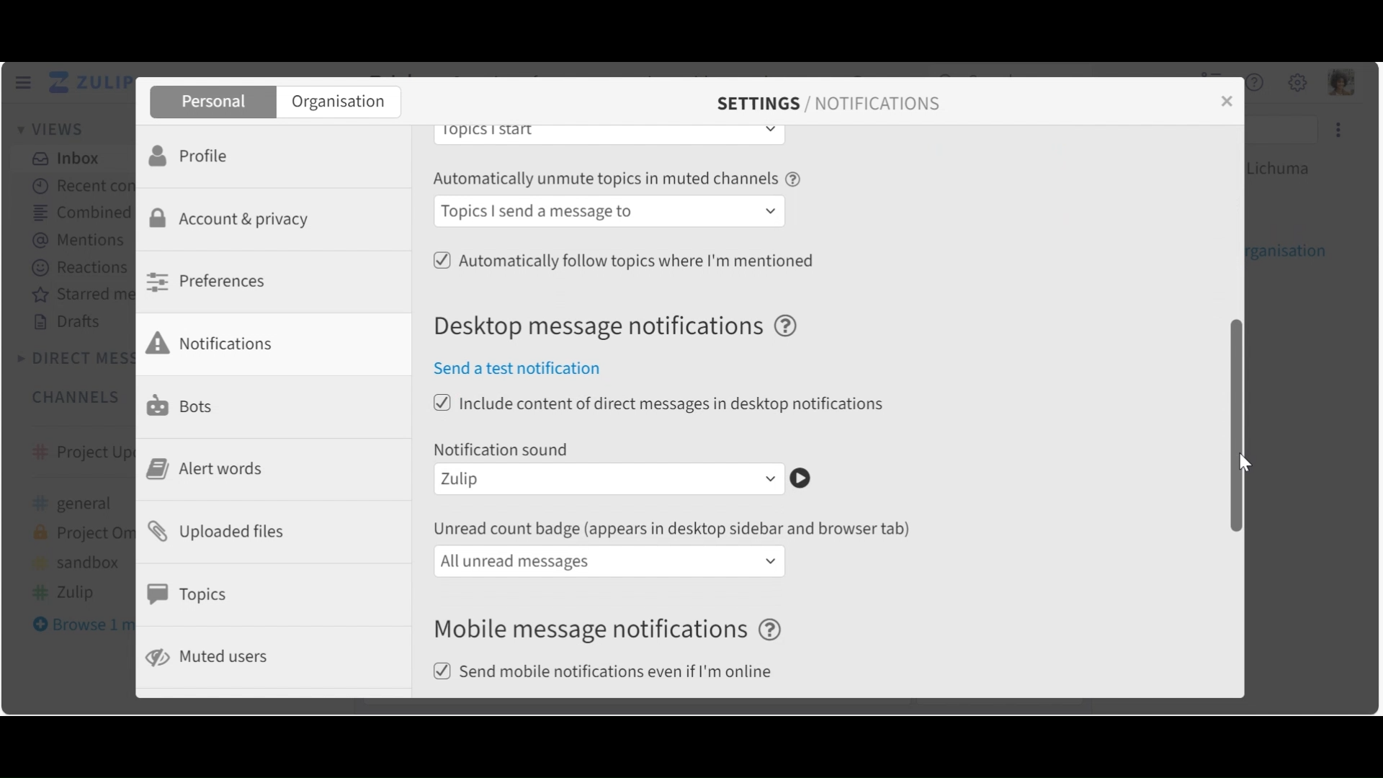 This screenshot has width=1383, height=778. I want to click on unread count badge, so click(677, 529).